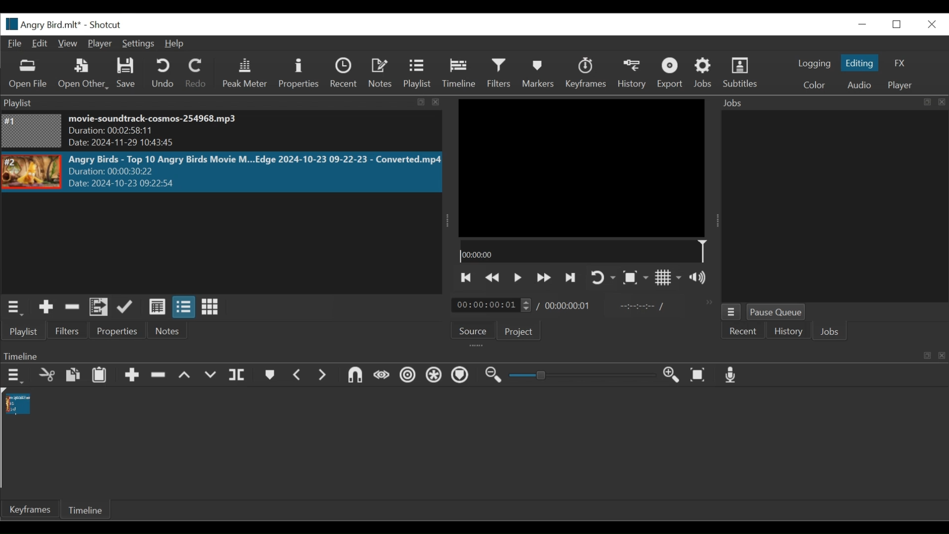 This screenshot has height=534, width=949. I want to click on History, so click(631, 74).